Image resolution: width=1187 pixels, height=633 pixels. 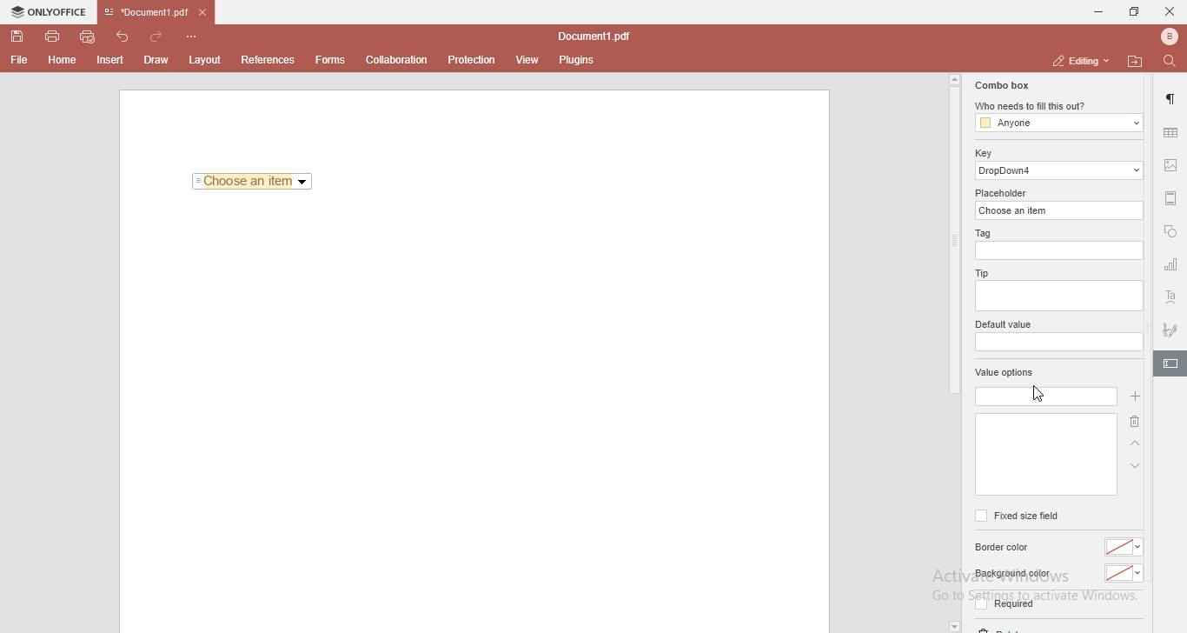 What do you see at coordinates (1170, 132) in the screenshot?
I see `table` at bounding box center [1170, 132].